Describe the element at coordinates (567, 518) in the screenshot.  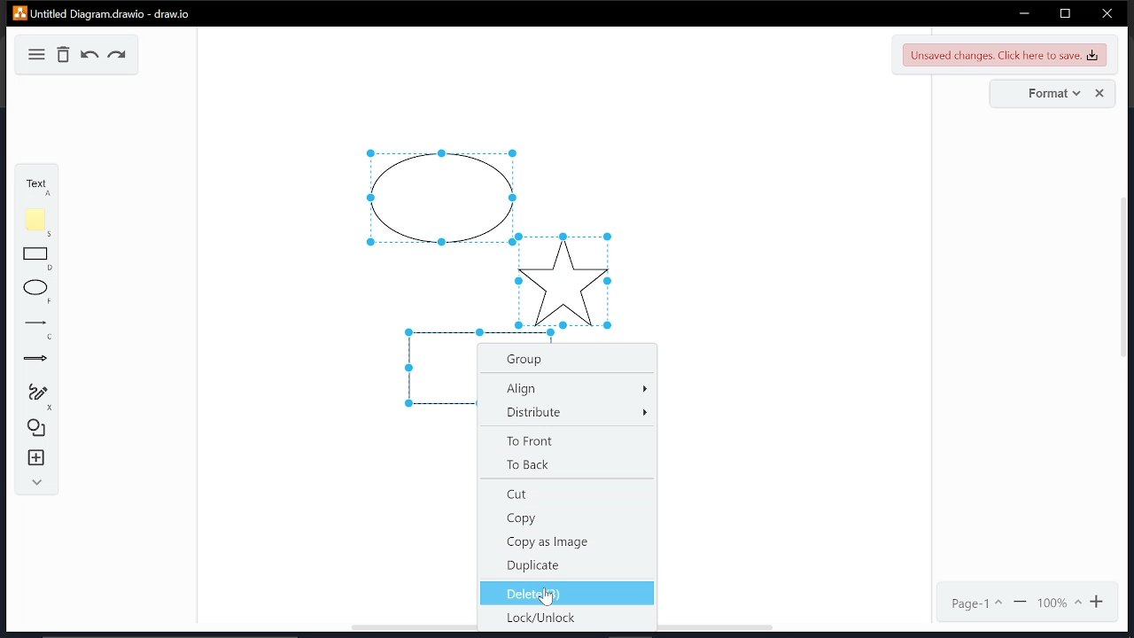
I see `copy` at that location.